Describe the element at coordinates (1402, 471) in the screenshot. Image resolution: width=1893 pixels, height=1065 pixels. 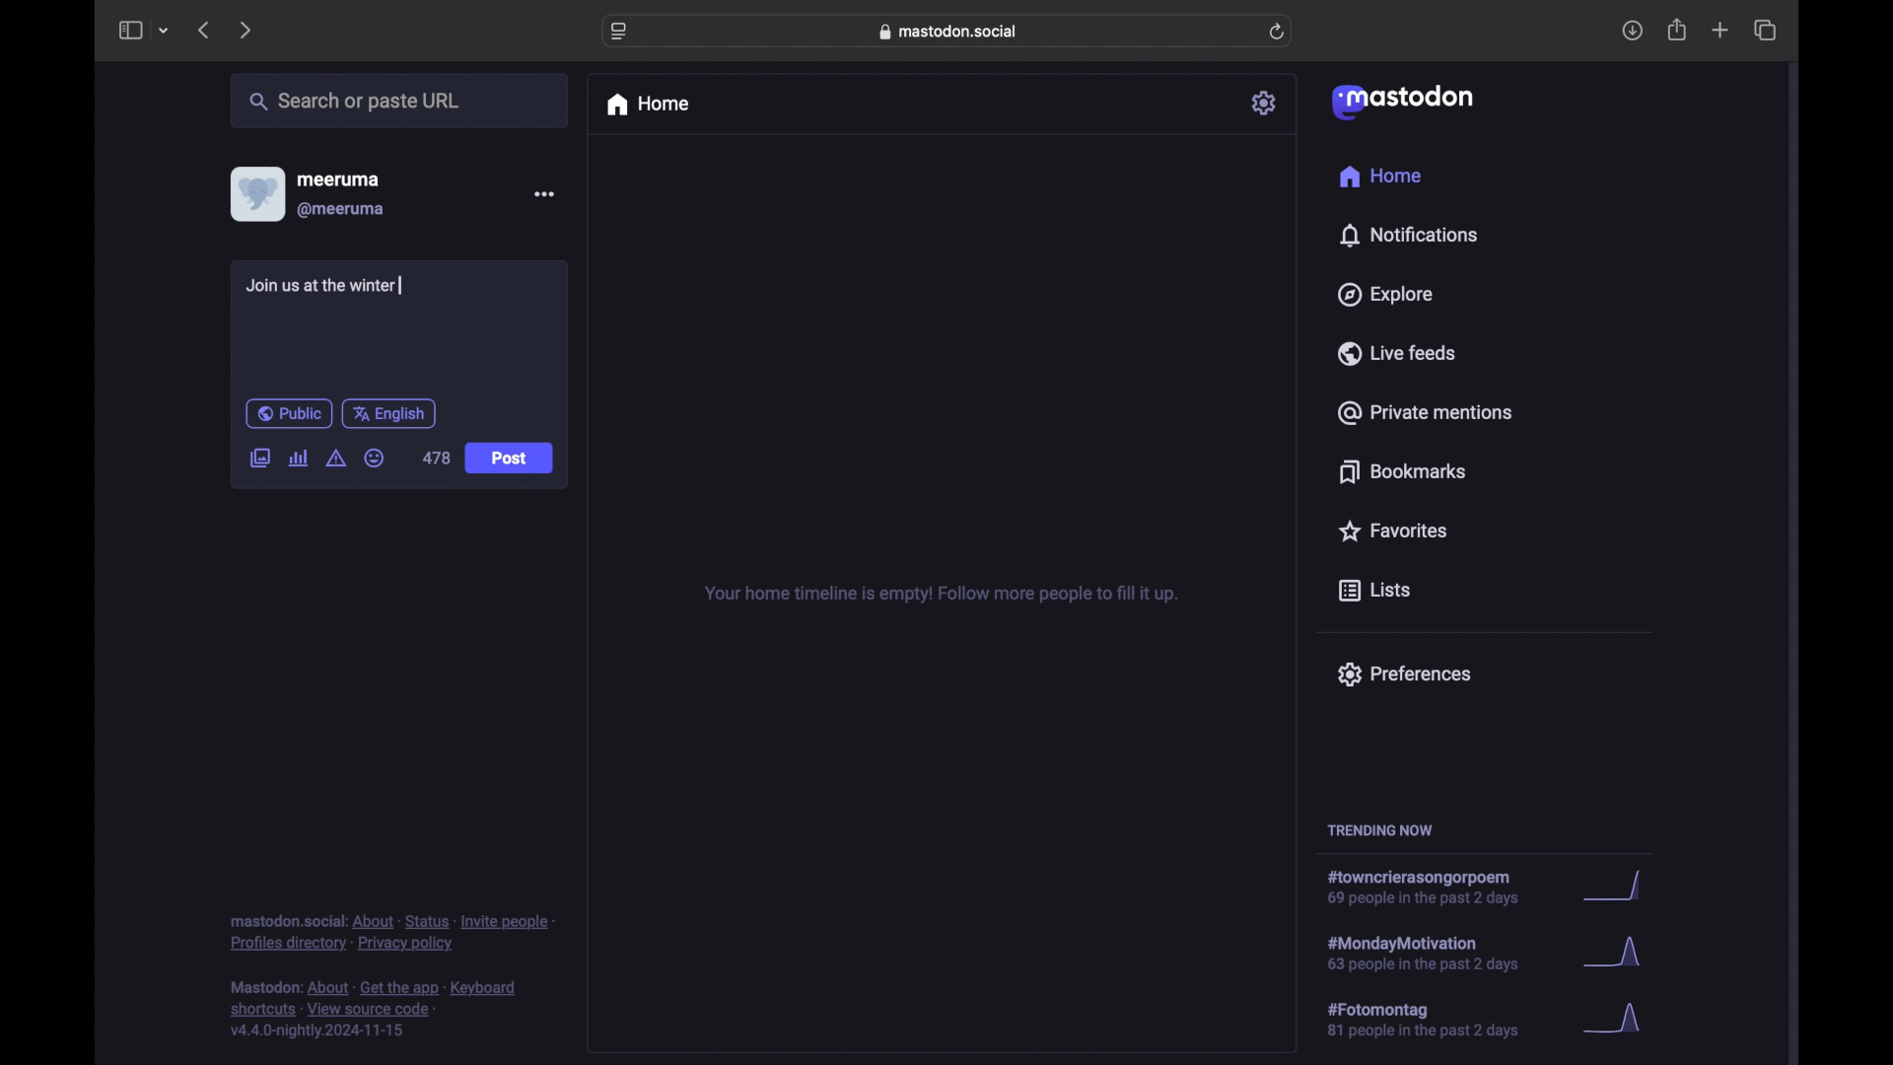
I see `bookmarks` at that location.